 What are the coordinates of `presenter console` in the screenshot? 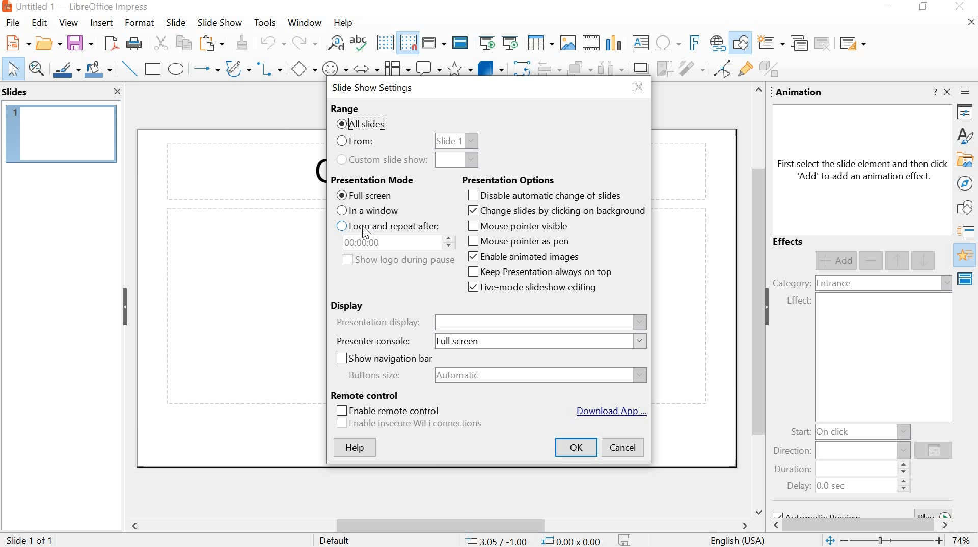 It's located at (374, 341).